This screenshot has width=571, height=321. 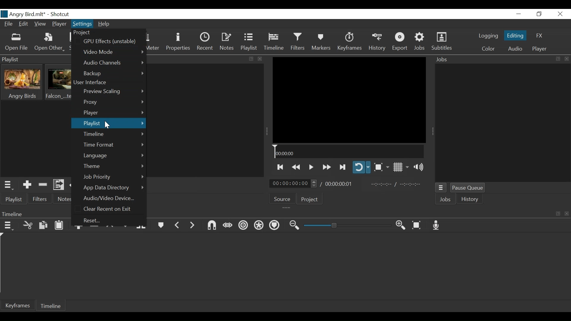 What do you see at coordinates (205, 43) in the screenshot?
I see `Recent` at bounding box center [205, 43].